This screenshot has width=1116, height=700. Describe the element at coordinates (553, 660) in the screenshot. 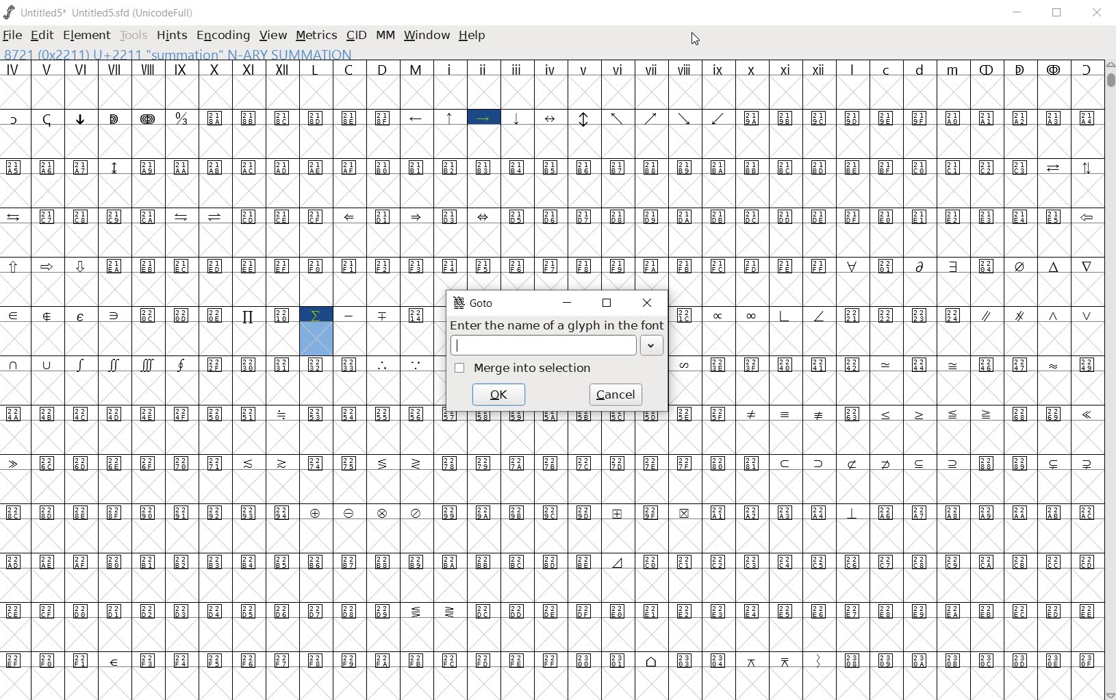

I see `special symbols` at that location.